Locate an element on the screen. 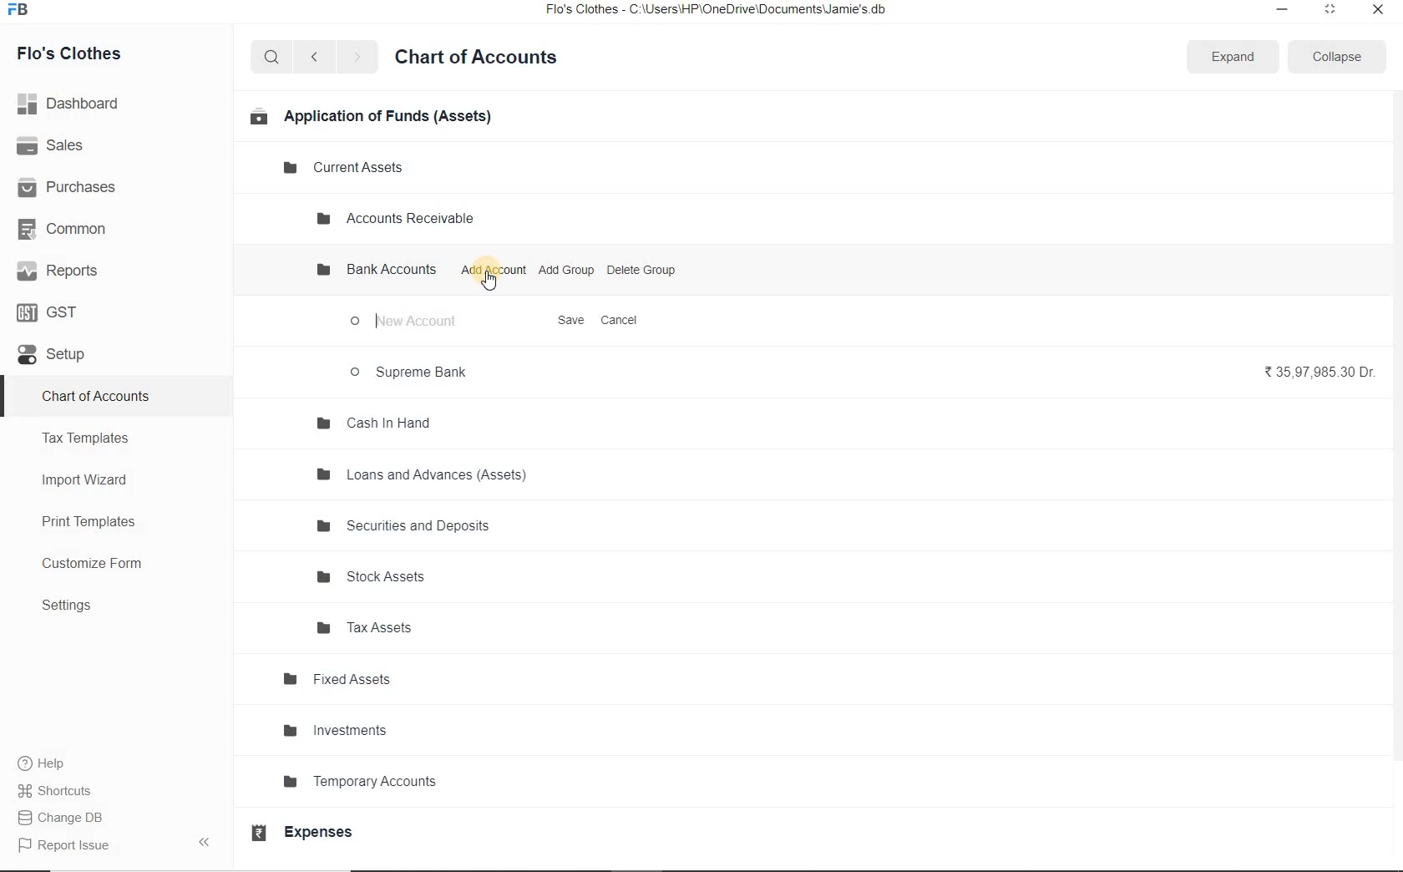 The height and width of the screenshot is (872, 1403). Temporary Accounts is located at coordinates (406, 785).